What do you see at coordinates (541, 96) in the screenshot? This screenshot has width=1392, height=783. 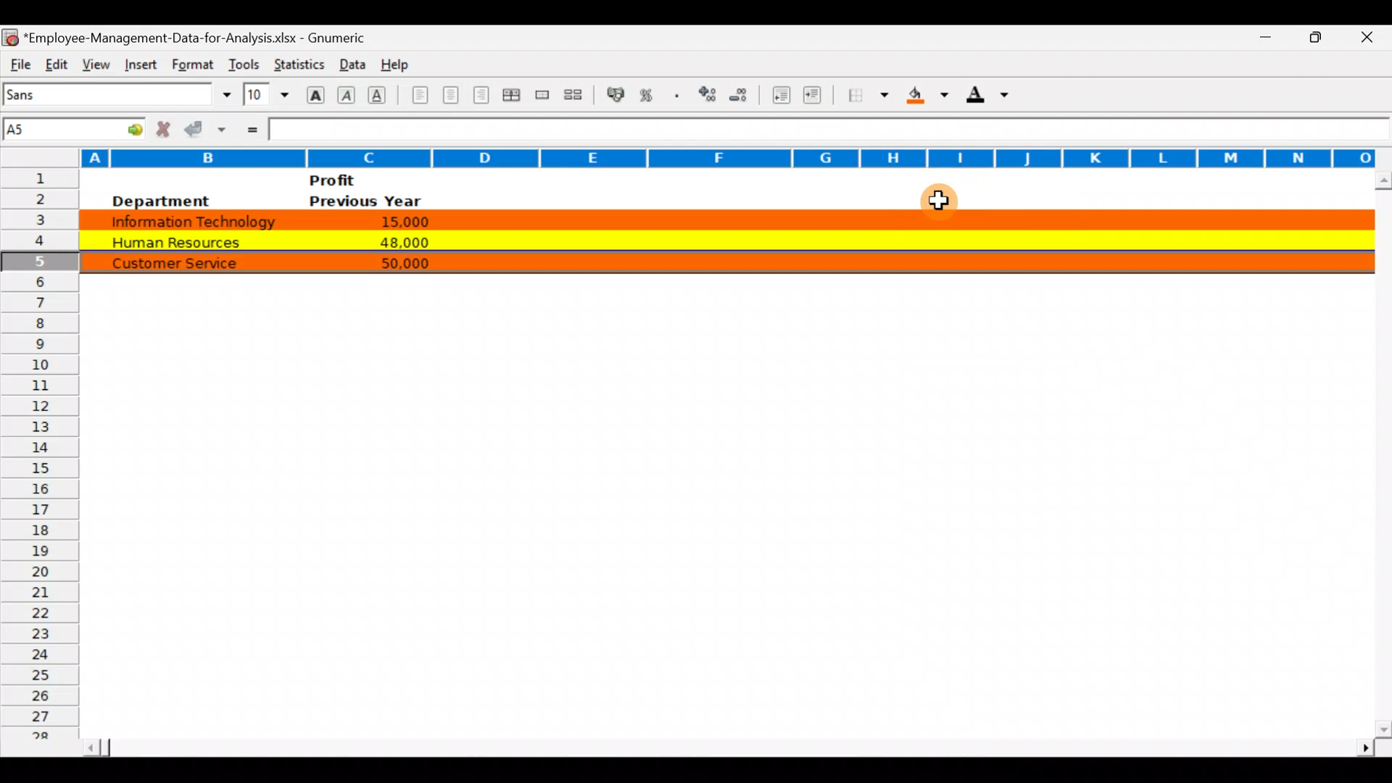 I see `Merge a range of cells` at bounding box center [541, 96].